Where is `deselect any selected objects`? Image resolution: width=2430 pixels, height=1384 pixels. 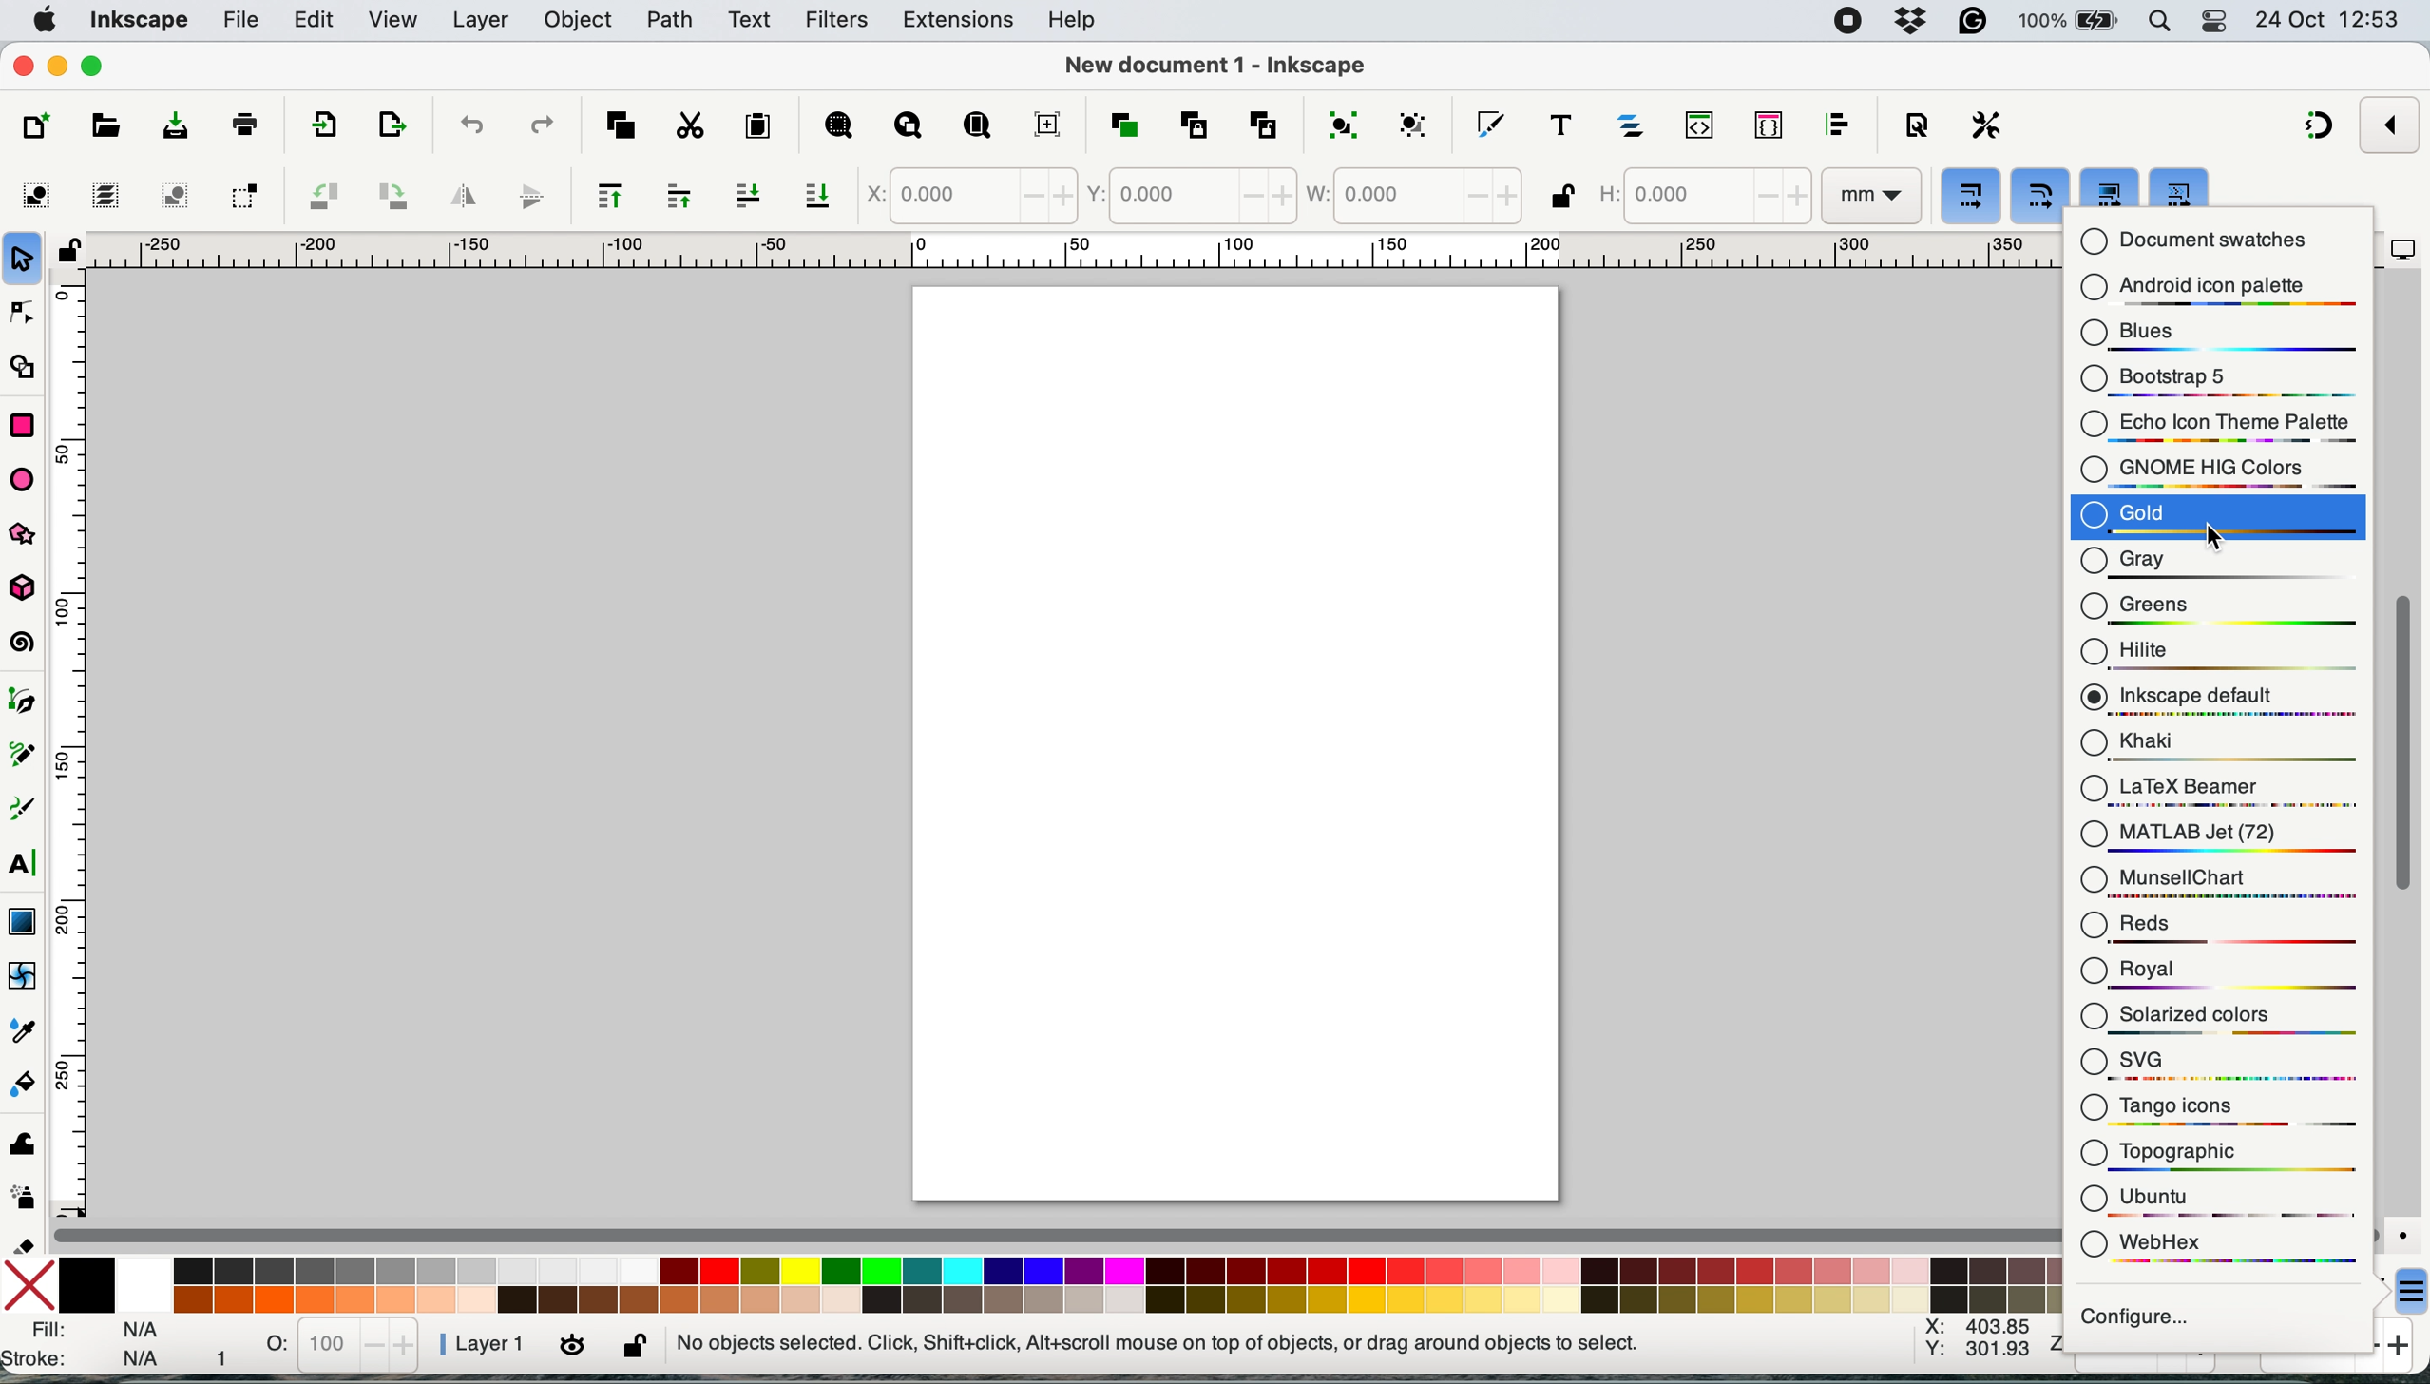
deselect any selected objects is located at coordinates (175, 198).